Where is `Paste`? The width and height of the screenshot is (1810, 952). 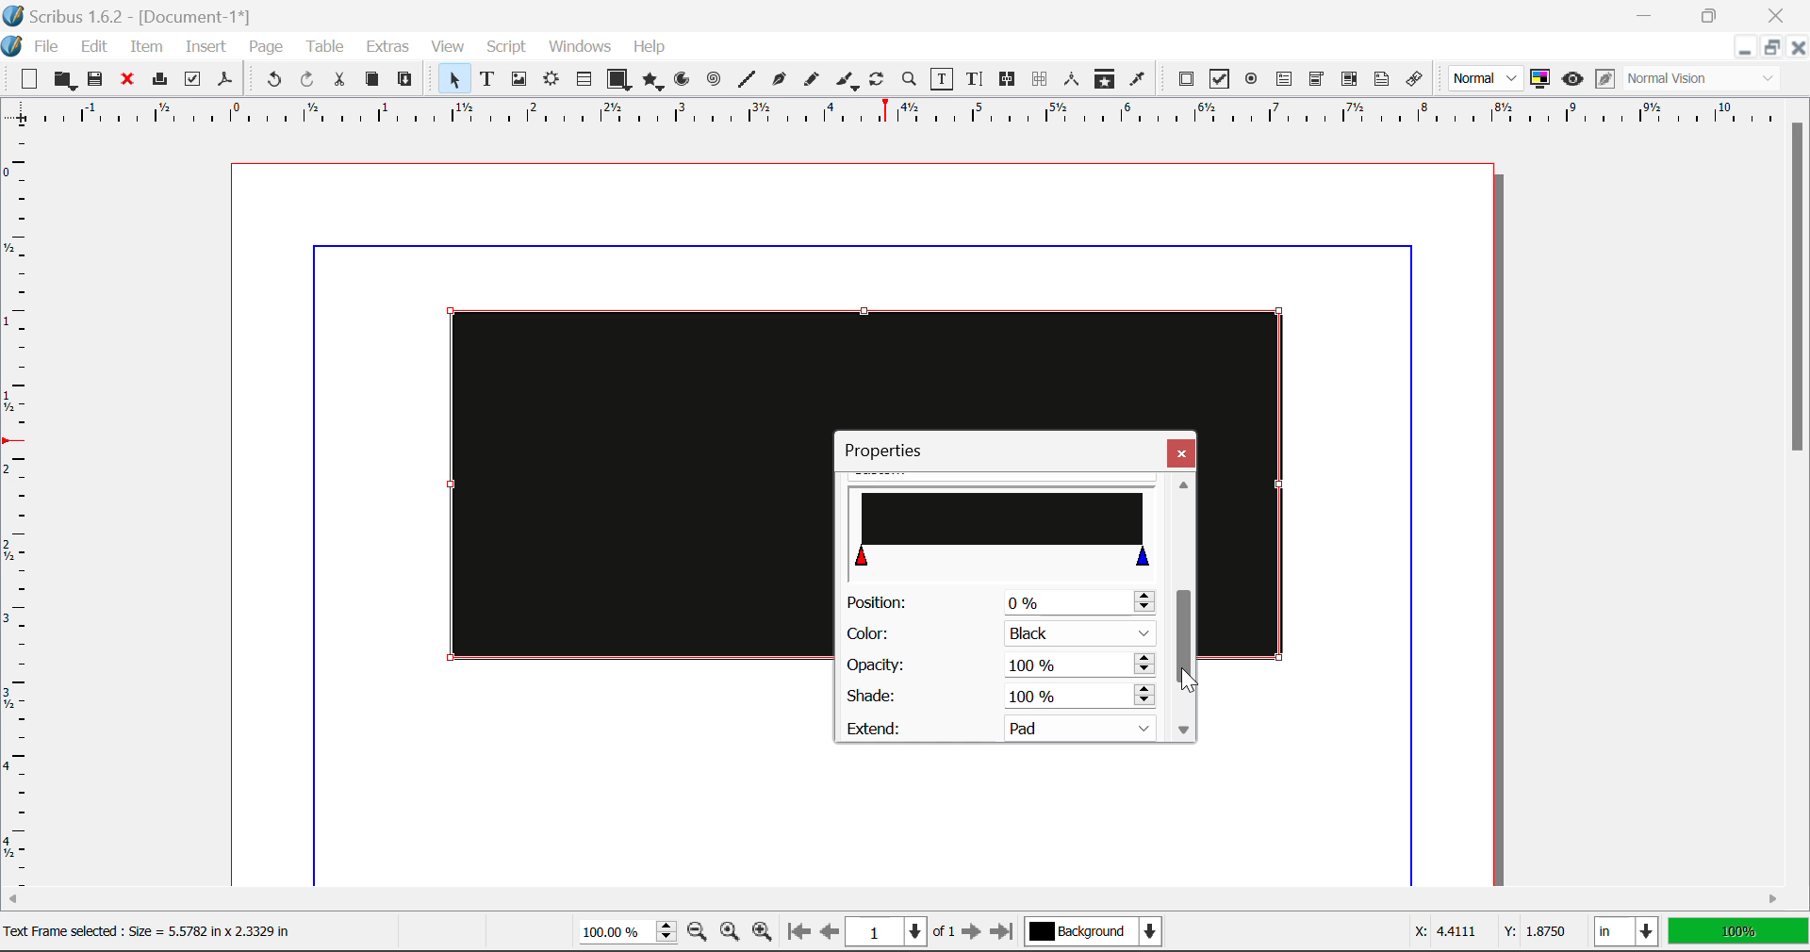
Paste is located at coordinates (405, 80).